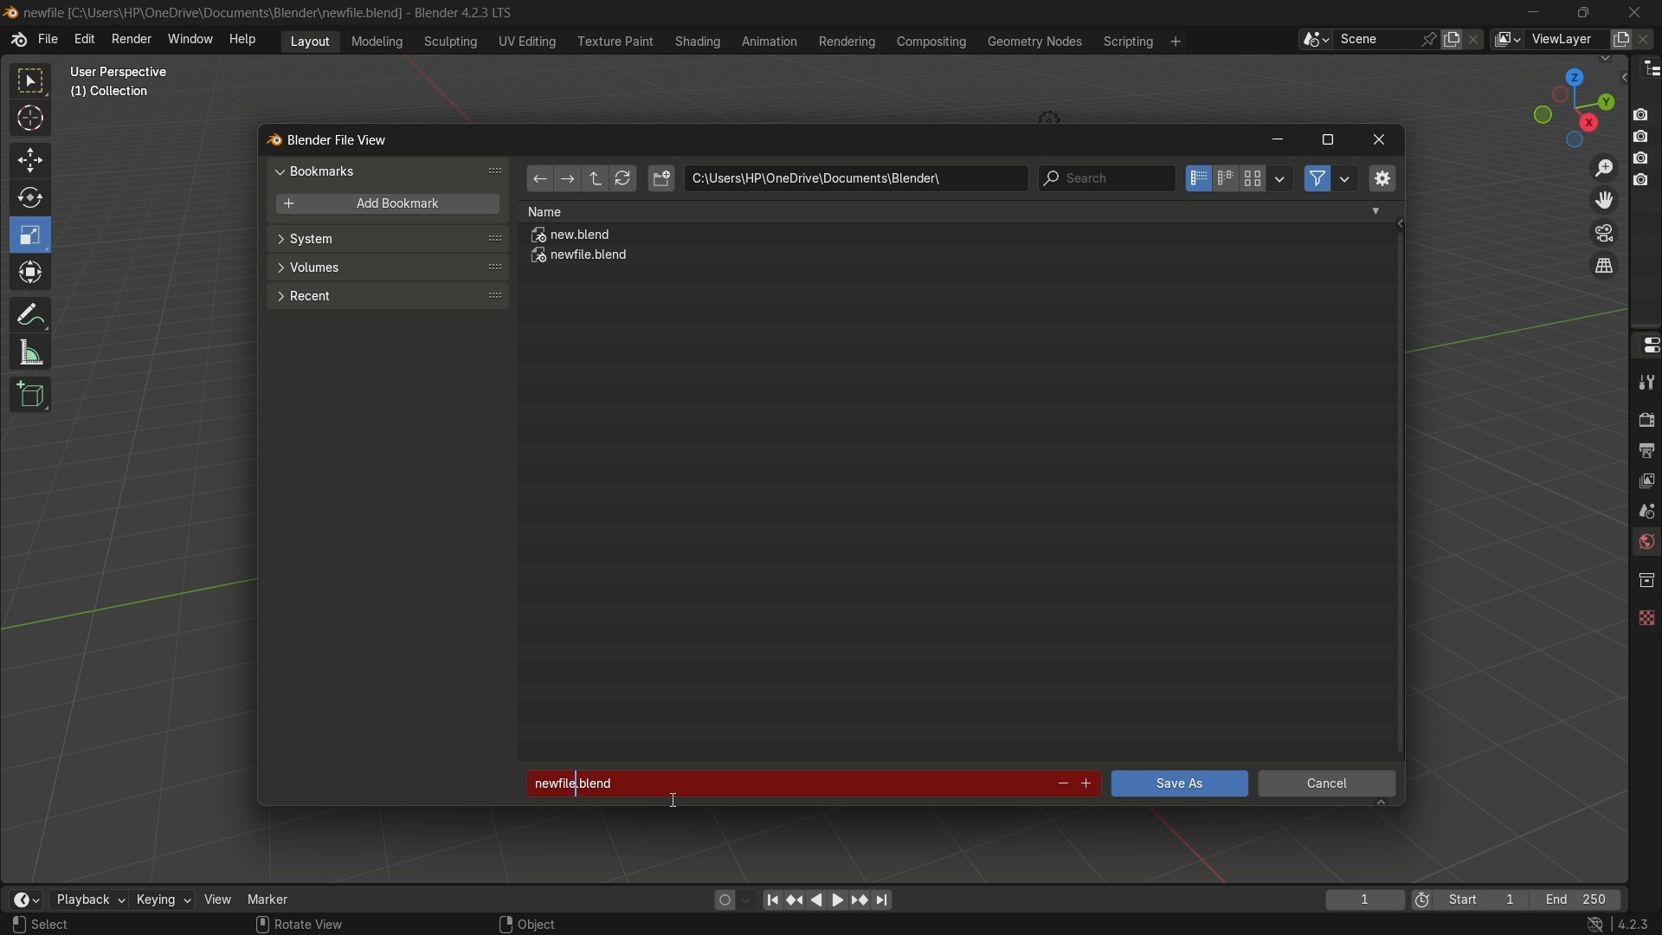  I want to click on cursor, so click(31, 121).